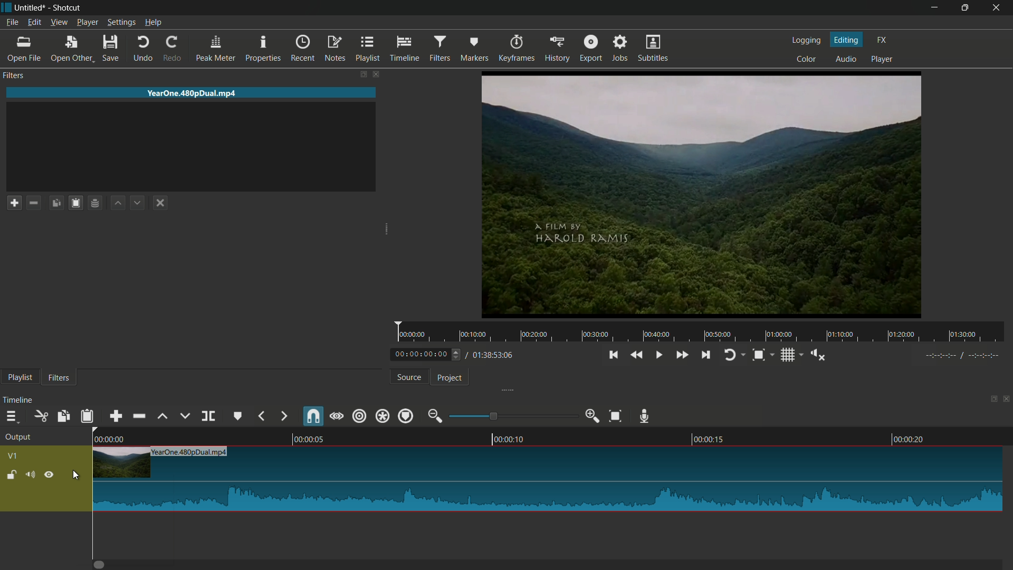 This screenshot has width=1013, height=570. What do you see at coordinates (18, 401) in the screenshot?
I see `timeline` at bounding box center [18, 401].